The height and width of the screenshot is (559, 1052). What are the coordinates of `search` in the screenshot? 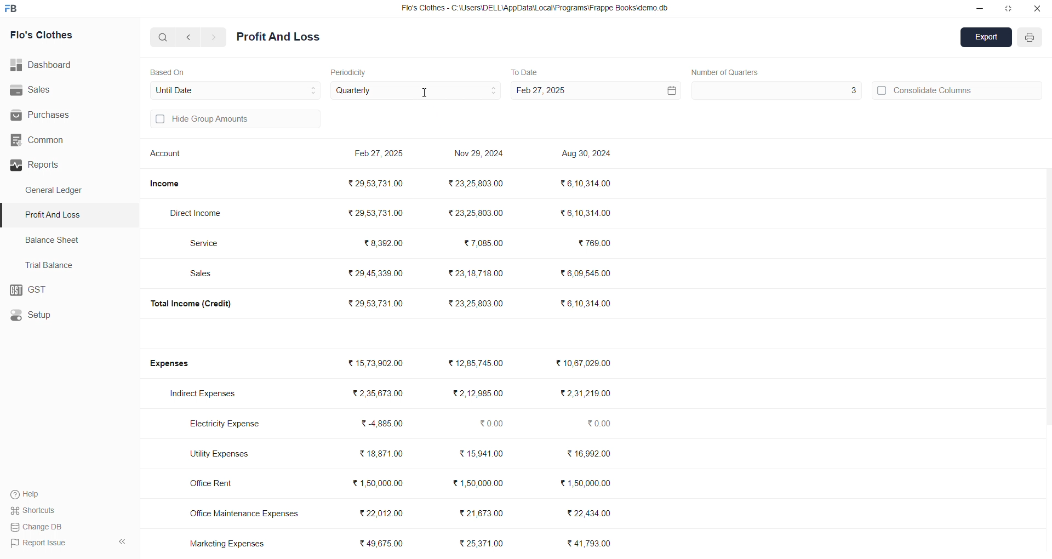 It's located at (163, 37).